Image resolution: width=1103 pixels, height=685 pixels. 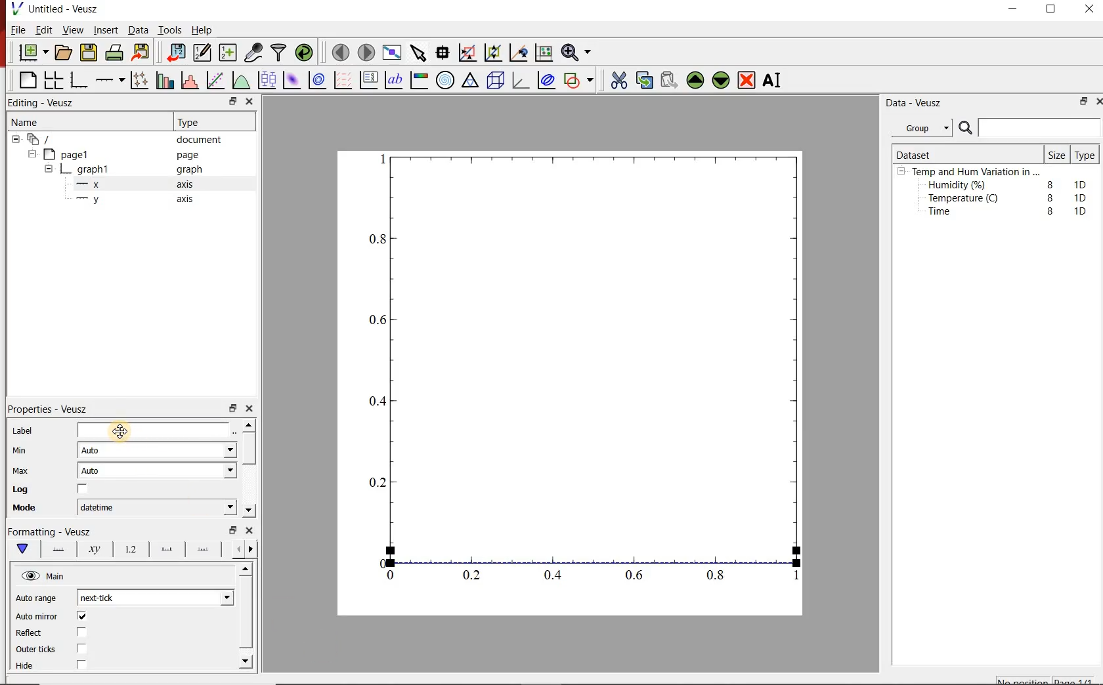 What do you see at coordinates (251, 467) in the screenshot?
I see `scroll bar` at bounding box center [251, 467].